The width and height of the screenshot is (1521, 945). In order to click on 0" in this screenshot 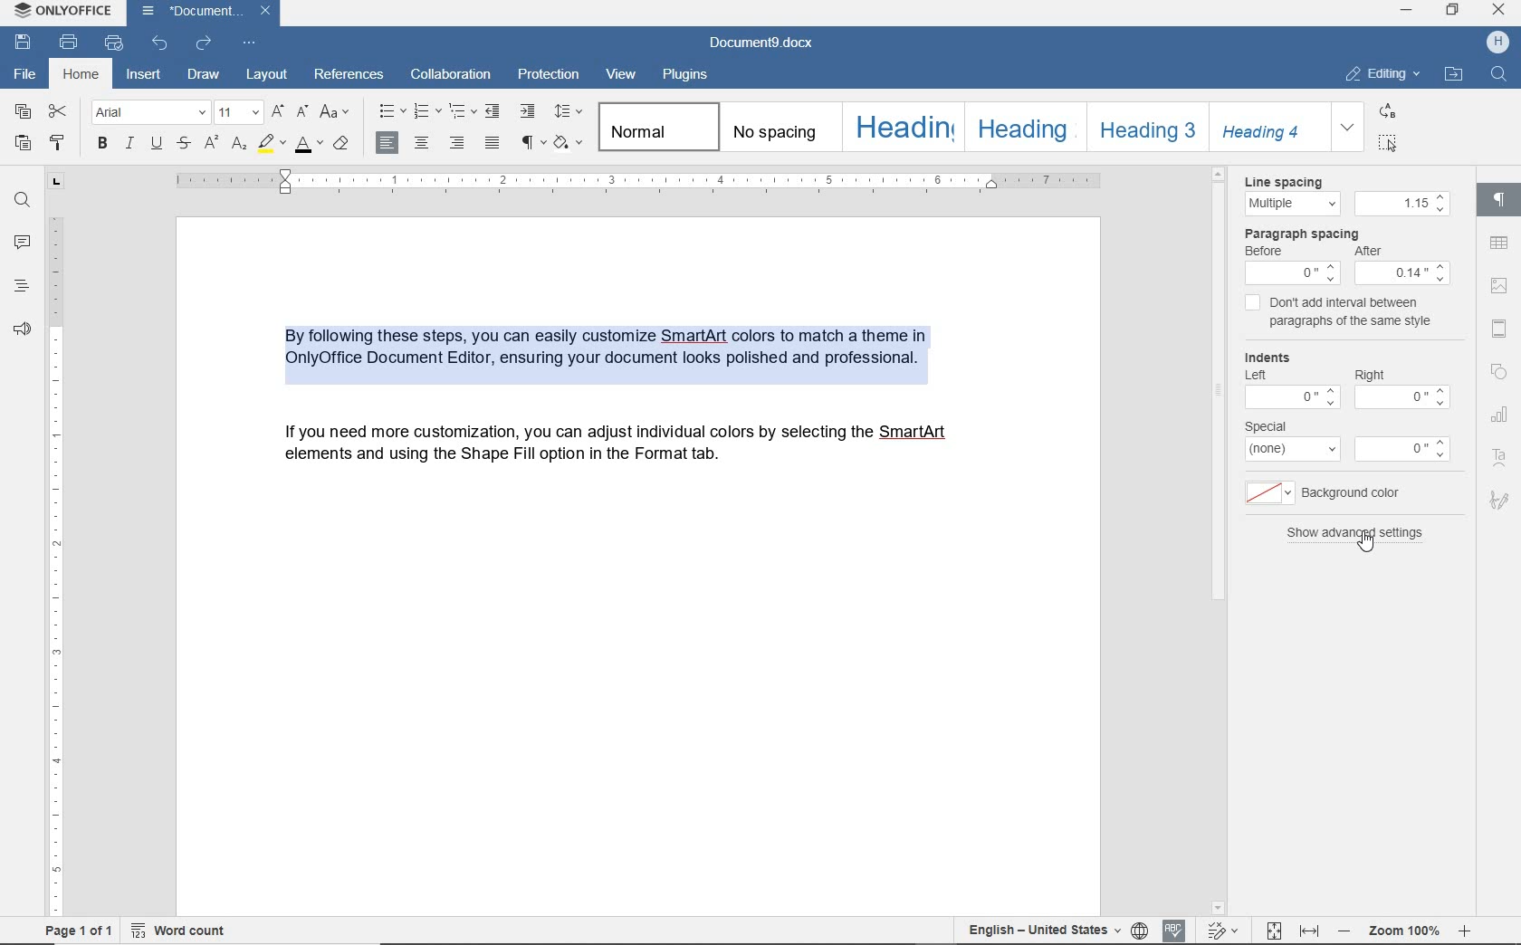, I will do `click(1410, 397)`.